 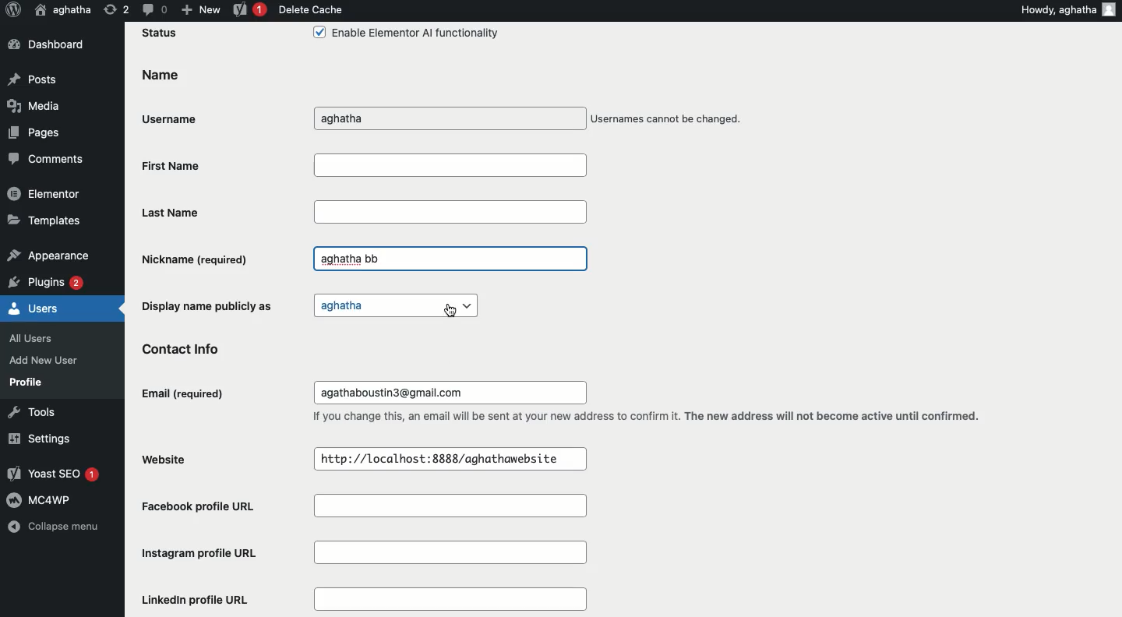 I want to click on Last Name, so click(x=364, y=211).